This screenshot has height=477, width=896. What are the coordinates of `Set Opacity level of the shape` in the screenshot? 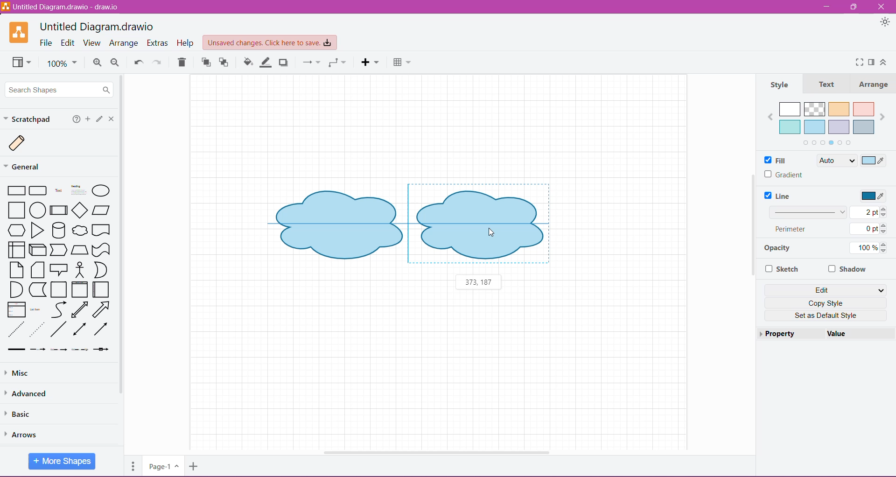 It's located at (871, 248).